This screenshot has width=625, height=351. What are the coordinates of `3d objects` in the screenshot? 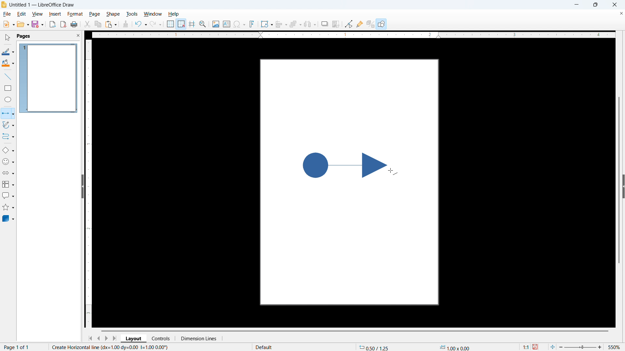 It's located at (9, 219).